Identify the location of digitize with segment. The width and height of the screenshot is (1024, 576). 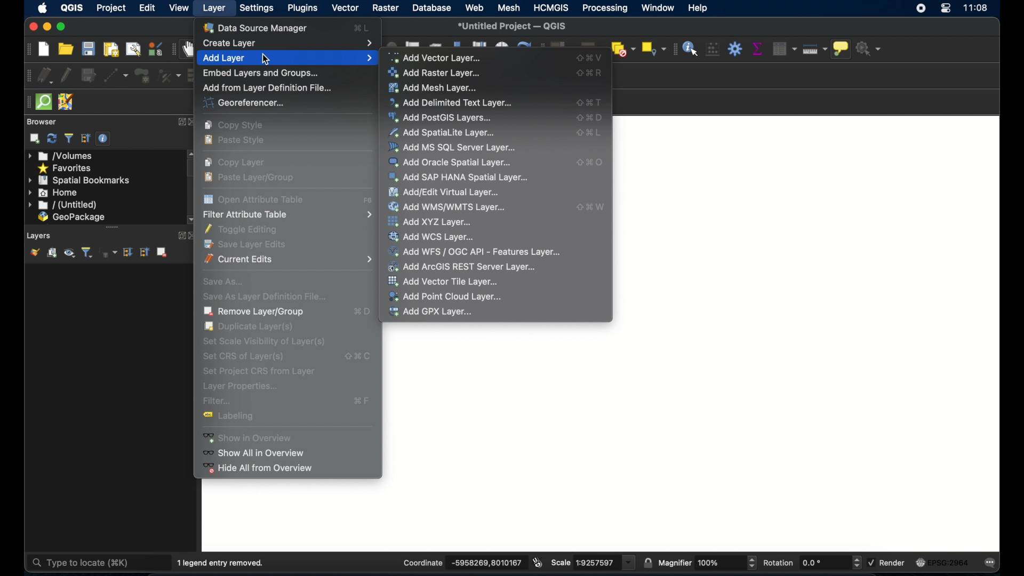
(116, 75).